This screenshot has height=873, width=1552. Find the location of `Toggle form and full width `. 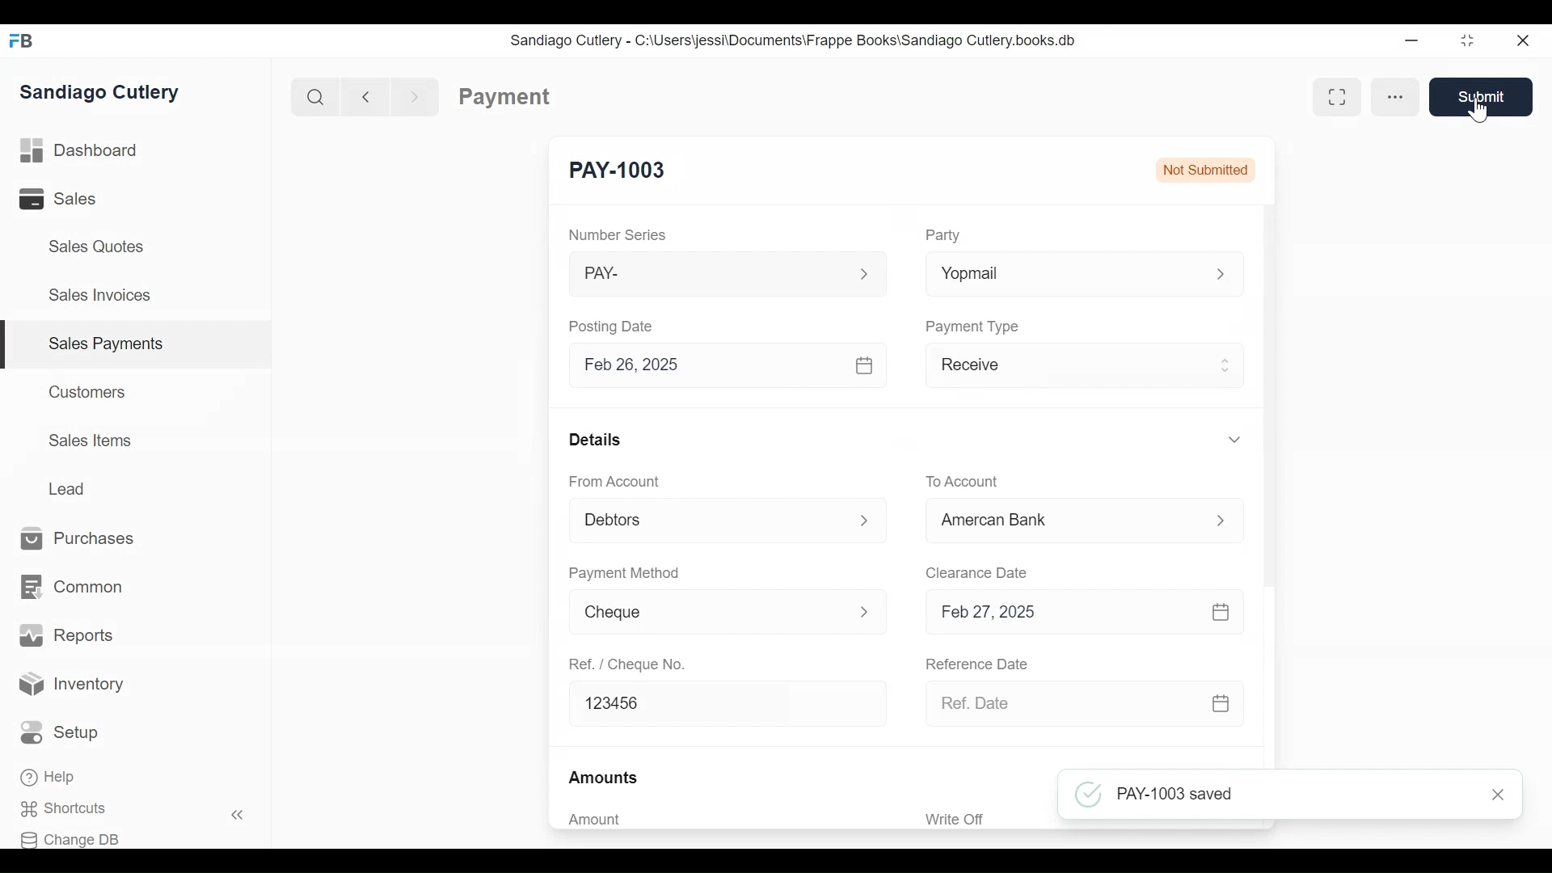

Toggle form and full width  is located at coordinates (1338, 98).